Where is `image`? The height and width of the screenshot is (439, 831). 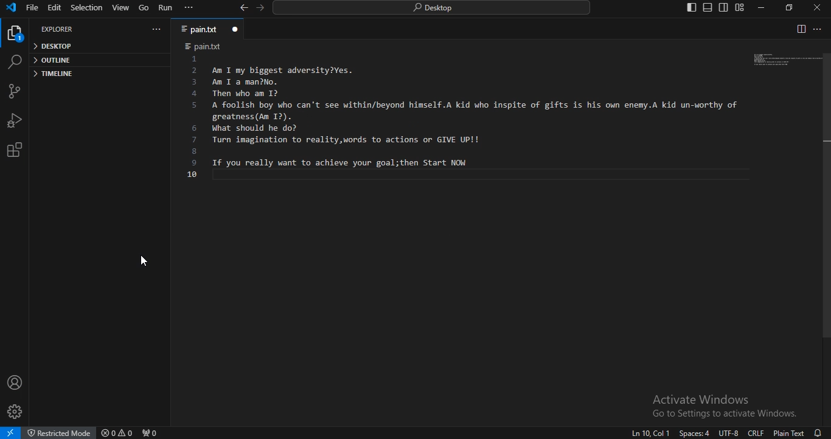 image is located at coordinates (785, 61).